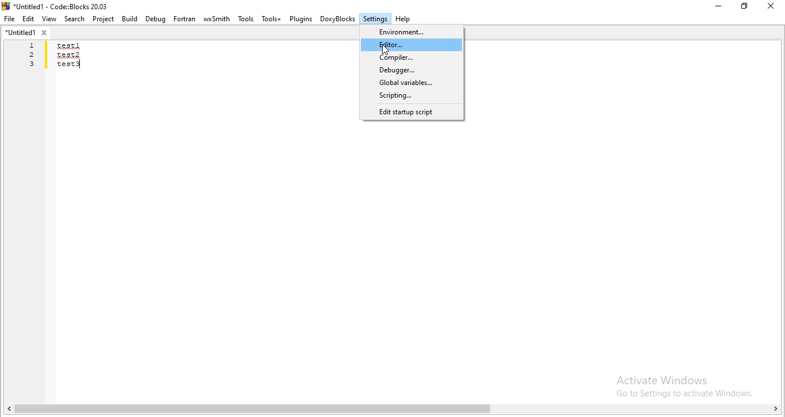 The width and height of the screenshot is (785, 417). Describe the element at coordinates (410, 96) in the screenshot. I see `Scripting` at that location.